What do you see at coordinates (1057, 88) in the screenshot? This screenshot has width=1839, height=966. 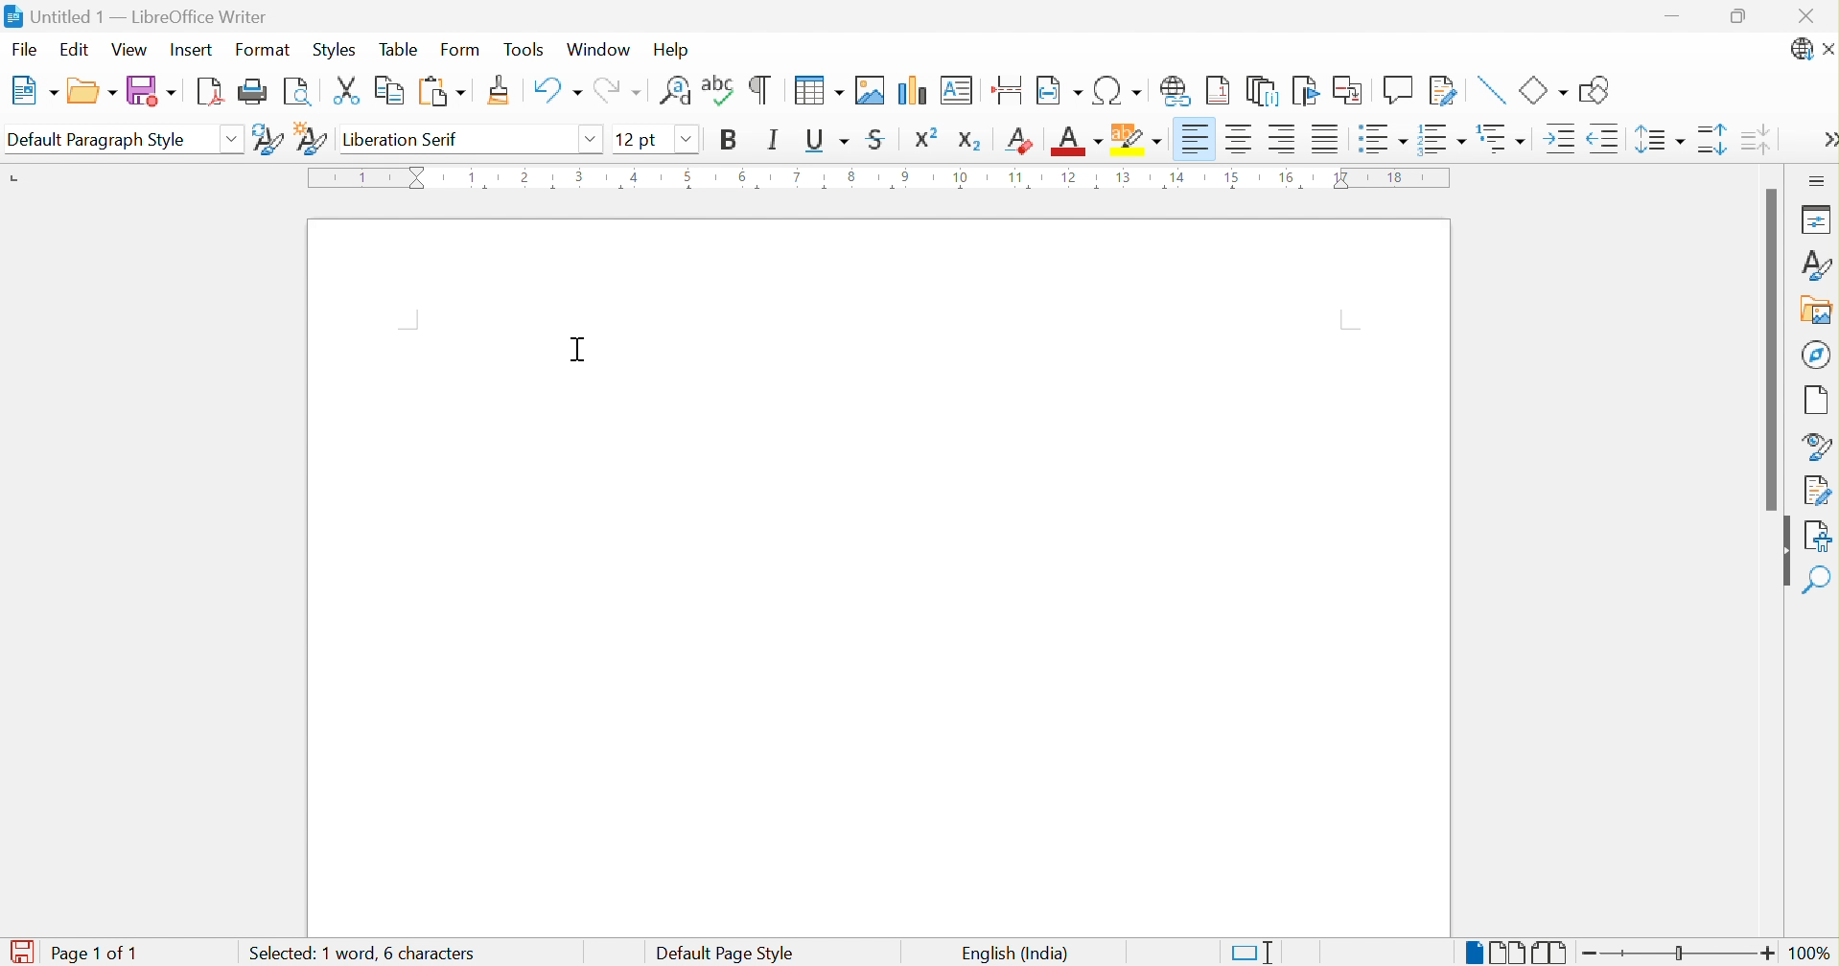 I see `Insert Field` at bounding box center [1057, 88].